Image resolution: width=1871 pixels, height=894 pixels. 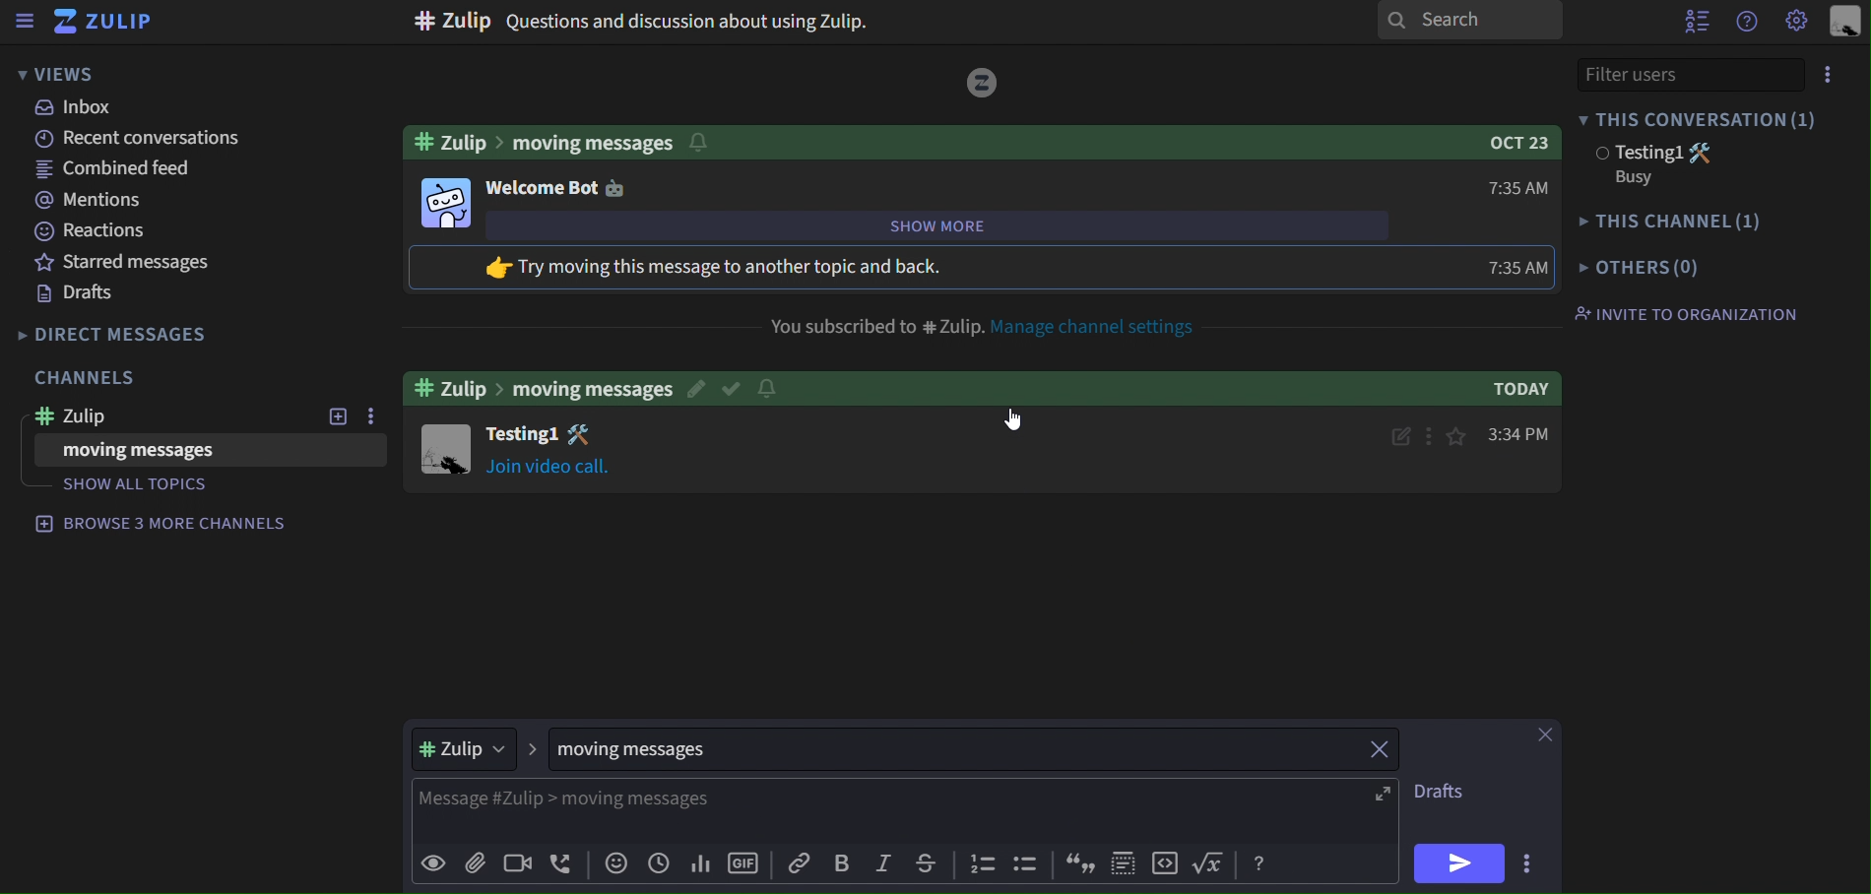 What do you see at coordinates (649, 21) in the screenshot?
I see `# Zulip Questions and discussion about using Zulip.` at bounding box center [649, 21].